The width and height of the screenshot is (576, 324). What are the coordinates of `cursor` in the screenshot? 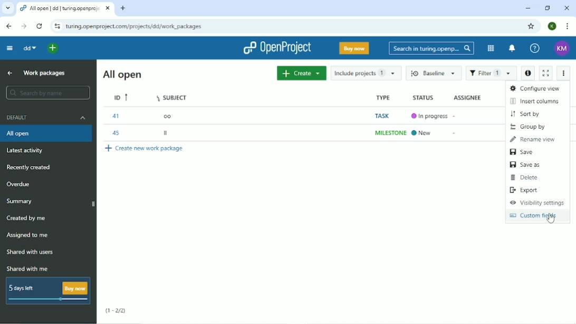 It's located at (552, 218).